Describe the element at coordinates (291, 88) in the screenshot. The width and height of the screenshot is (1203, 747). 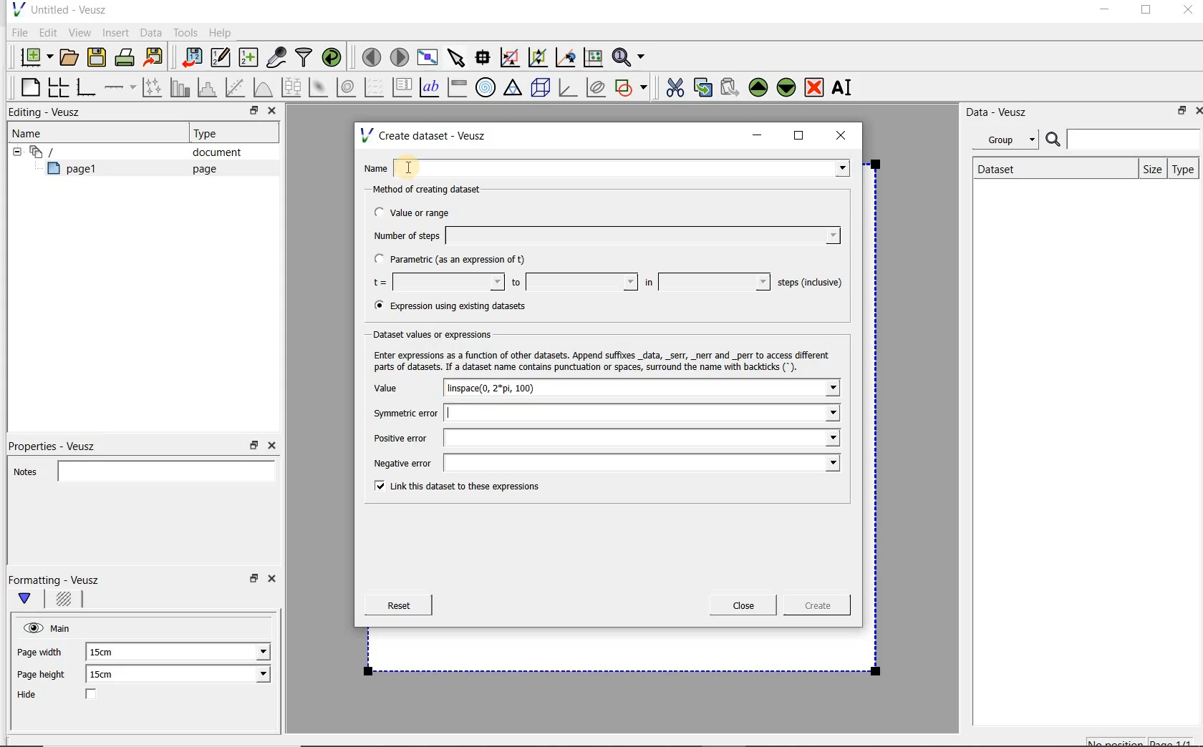
I see `plot box plots` at that location.